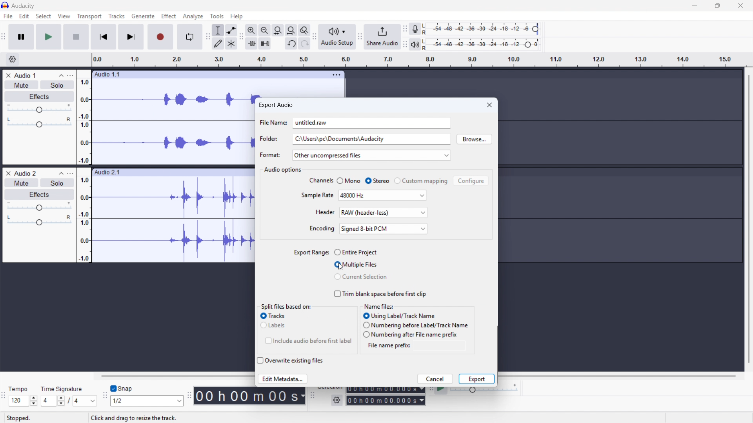  Describe the element at coordinates (4, 396) in the screenshot. I see `time signature toolbar` at that location.